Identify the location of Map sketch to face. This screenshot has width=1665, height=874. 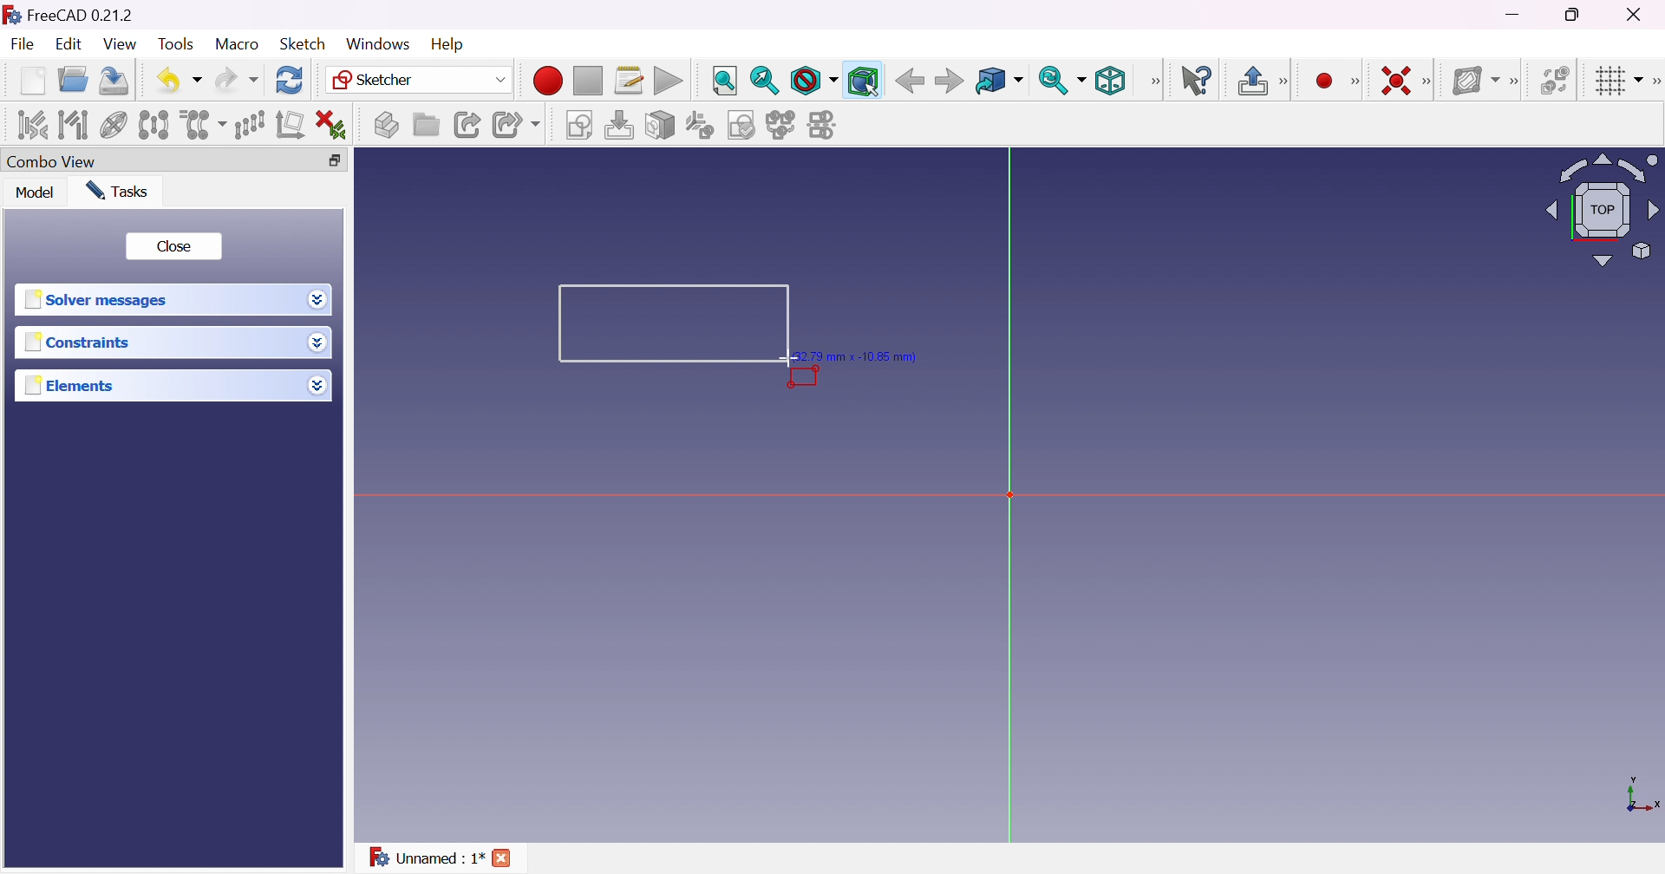
(659, 125).